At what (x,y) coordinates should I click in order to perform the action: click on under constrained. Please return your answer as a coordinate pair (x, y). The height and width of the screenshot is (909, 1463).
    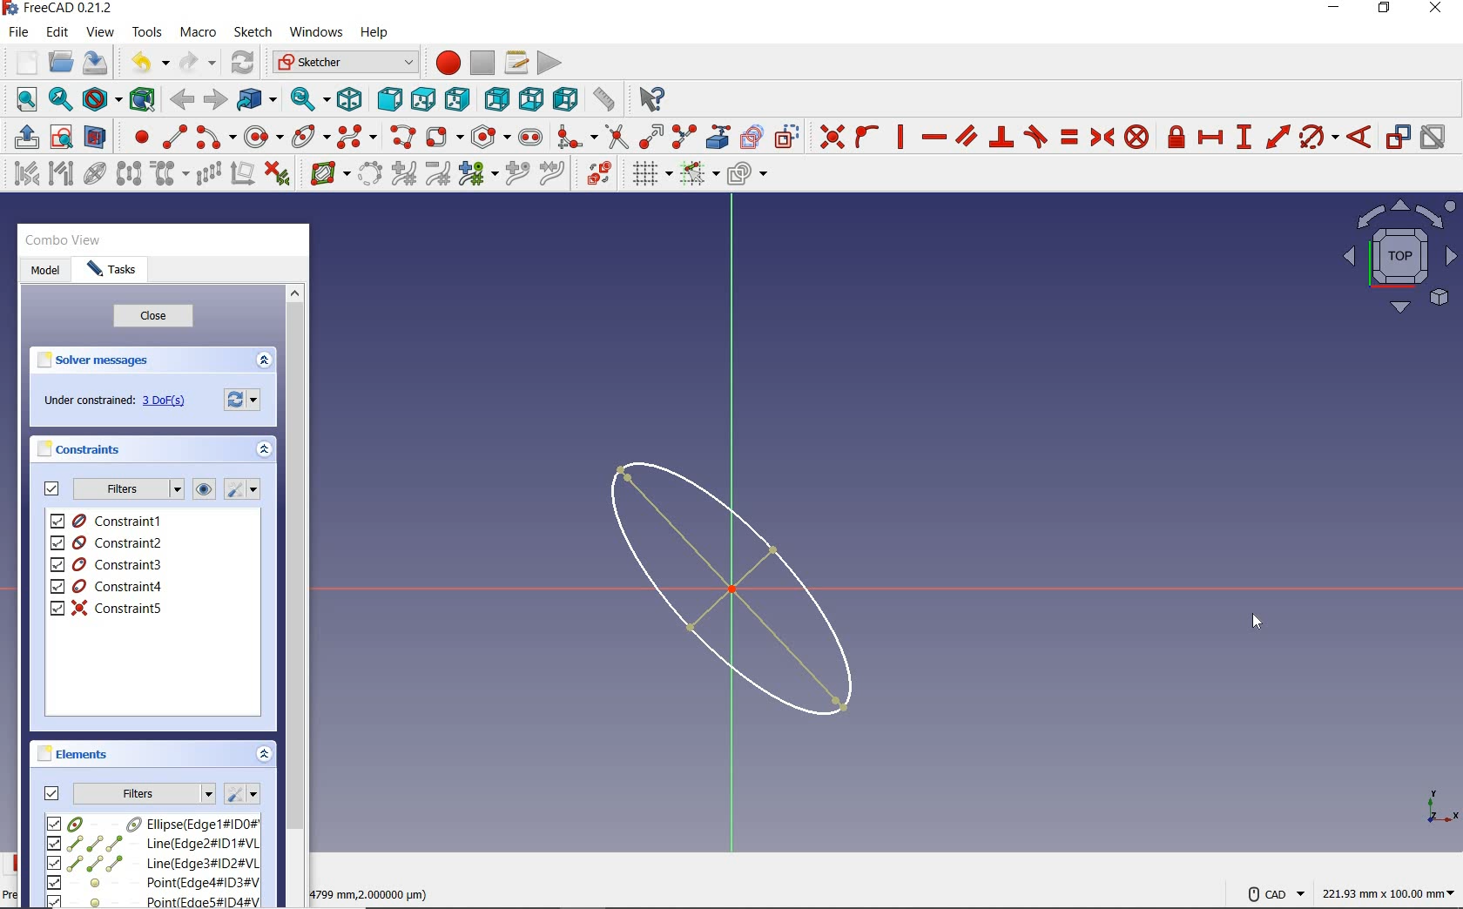
    Looking at the image, I should click on (119, 401).